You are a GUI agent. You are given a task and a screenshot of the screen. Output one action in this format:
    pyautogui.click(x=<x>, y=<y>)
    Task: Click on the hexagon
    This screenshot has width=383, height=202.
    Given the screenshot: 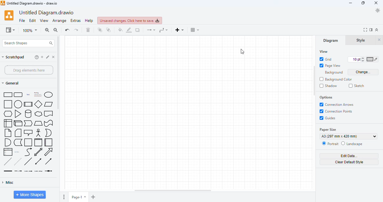 What is the action you would take?
    pyautogui.click(x=8, y=114)
    